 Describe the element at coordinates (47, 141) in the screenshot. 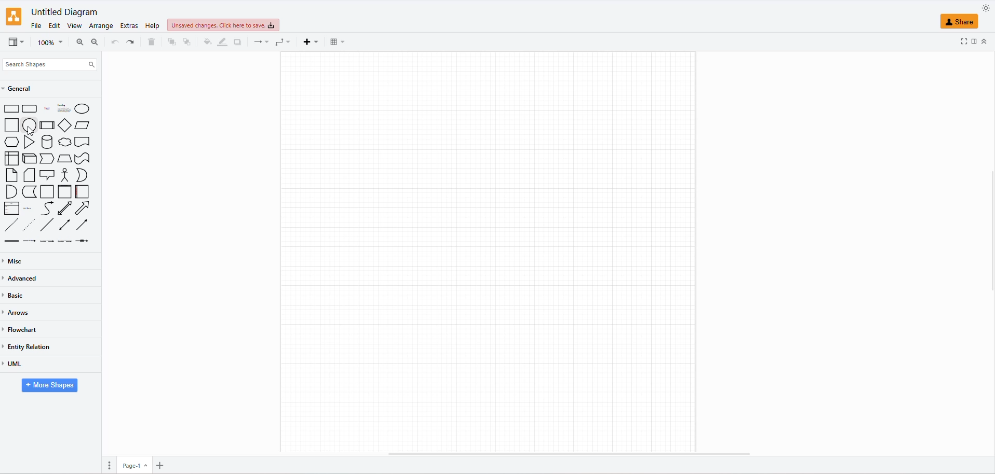

I see `CYLINDER` at that location.